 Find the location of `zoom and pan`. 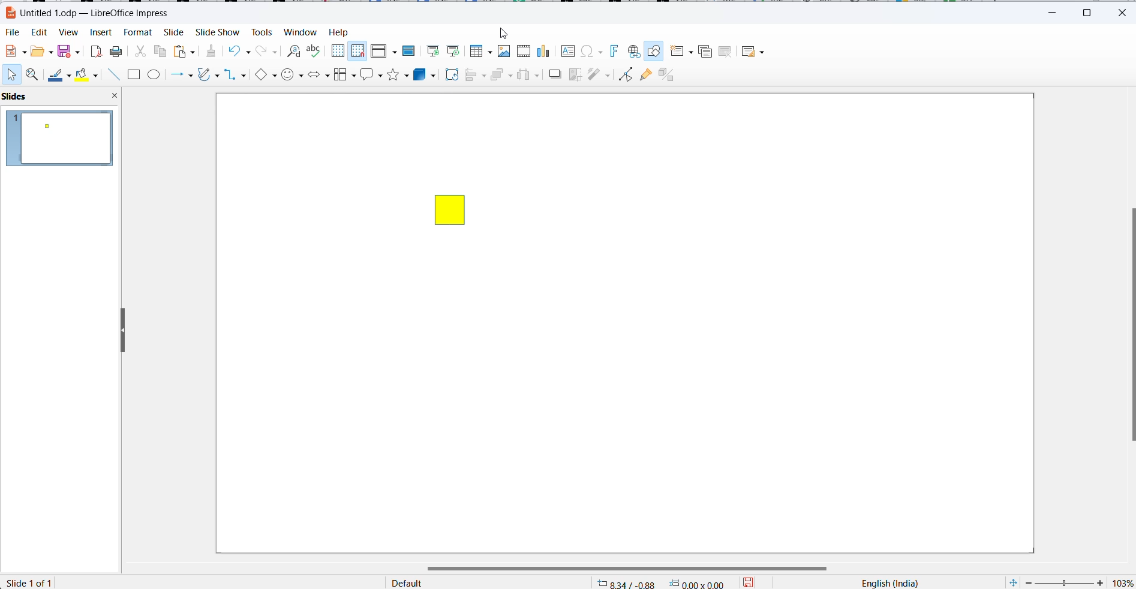

zoom and pan is located at coordinates (34, 76).